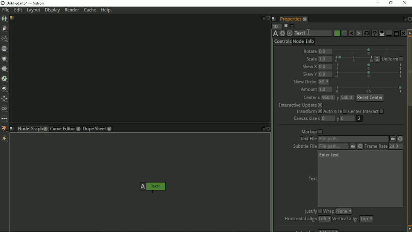 Image resolution: width=412 pixels, height=232 pixels. I want to click on Scale, so click(311, 59).